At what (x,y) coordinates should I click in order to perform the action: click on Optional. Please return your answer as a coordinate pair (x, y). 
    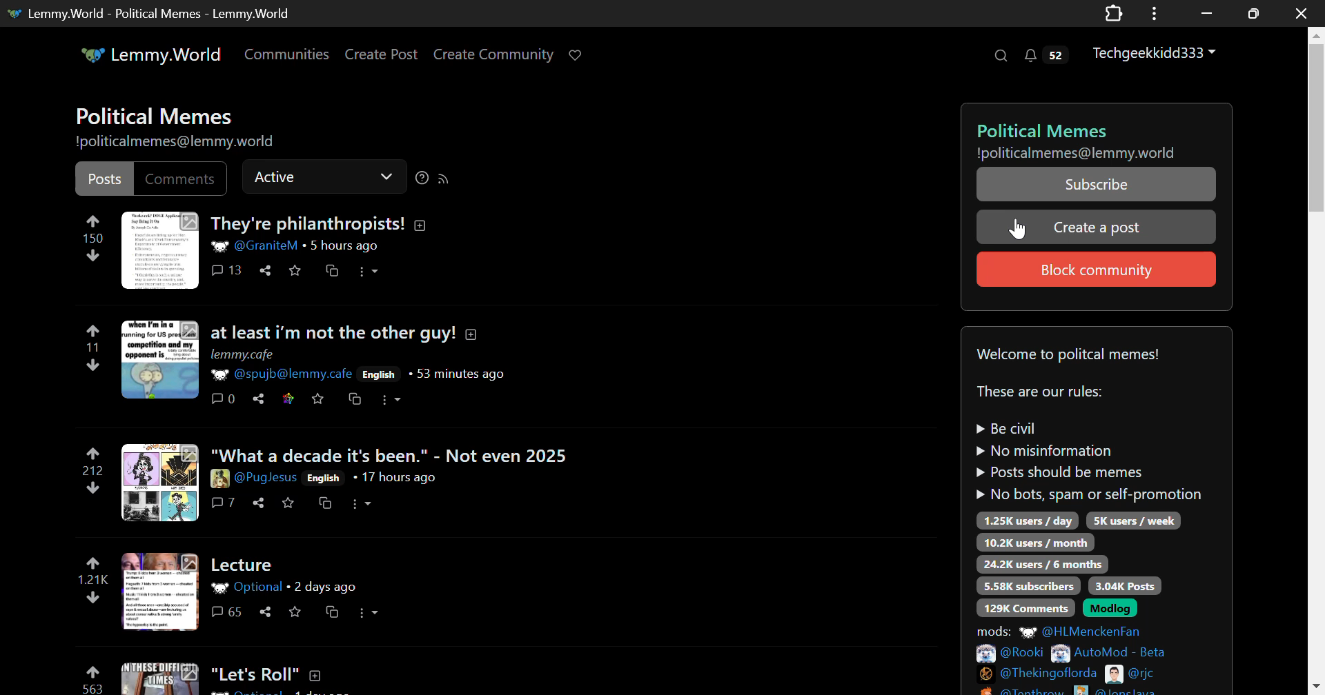
    Looking at the image, I should click on (249, 587).